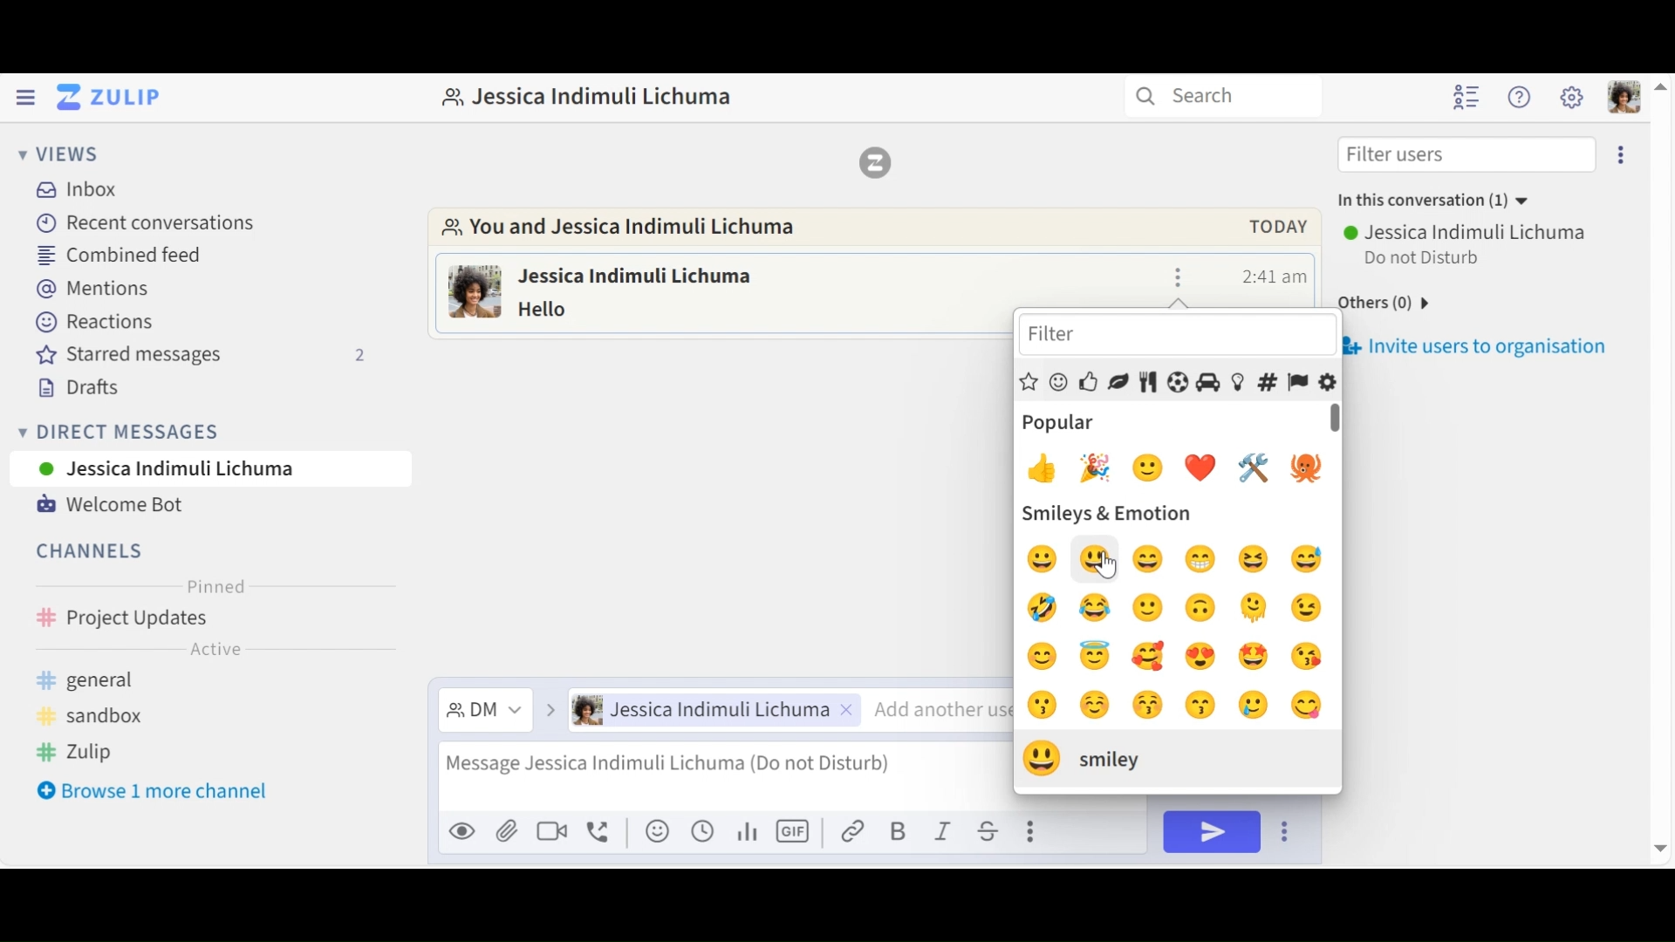  I want to click on search, so click(1220, 97).